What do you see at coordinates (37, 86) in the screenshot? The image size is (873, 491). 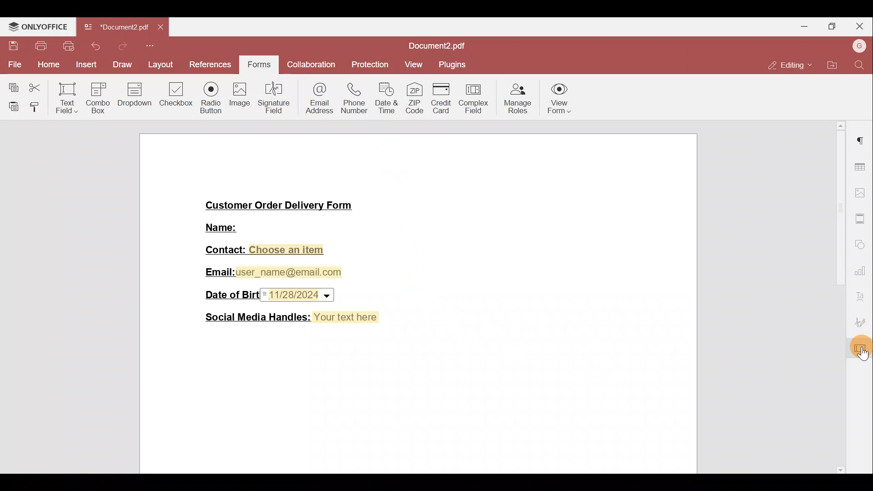 I see `Cut` at bounding box center [37, 86].